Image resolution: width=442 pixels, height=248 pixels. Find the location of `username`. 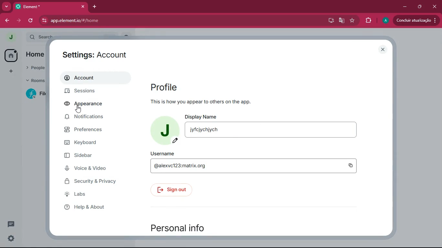

username is located at coordinates (254, 166).